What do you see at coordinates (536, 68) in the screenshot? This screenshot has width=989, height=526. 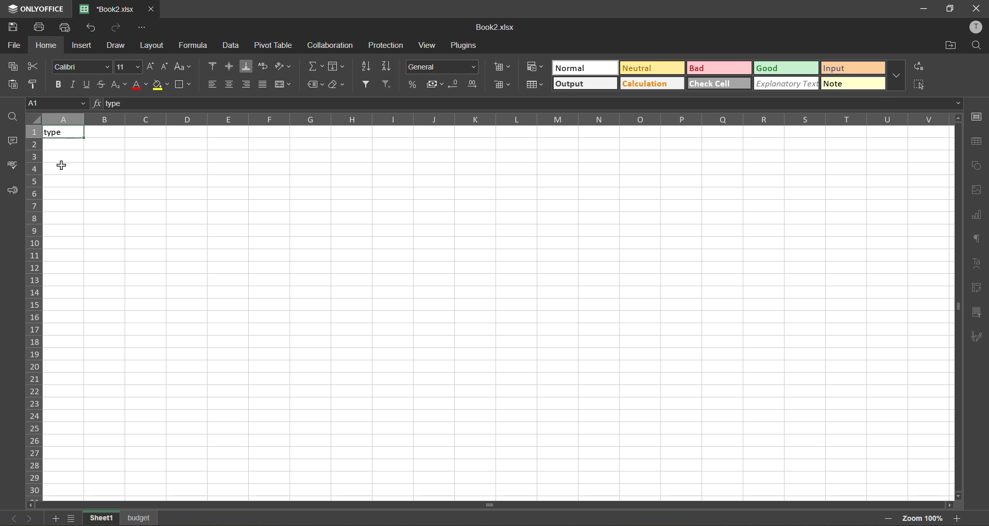 I see `conditional formatting` at bounding box center [536, 68].